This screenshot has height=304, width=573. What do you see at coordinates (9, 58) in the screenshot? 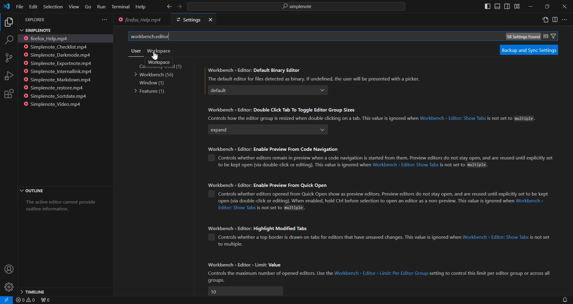
I see `Source control` at bounding box center [9, 58].